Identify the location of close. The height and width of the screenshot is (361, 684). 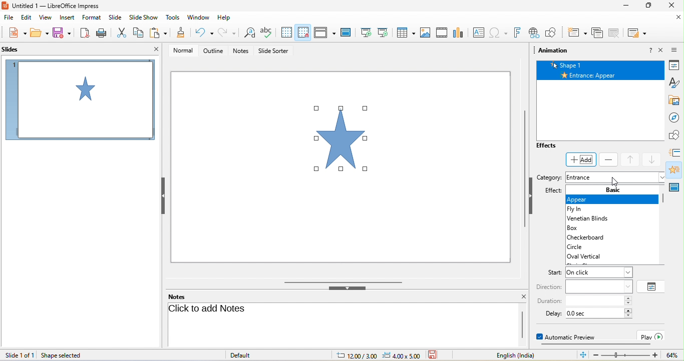
(673, 5).